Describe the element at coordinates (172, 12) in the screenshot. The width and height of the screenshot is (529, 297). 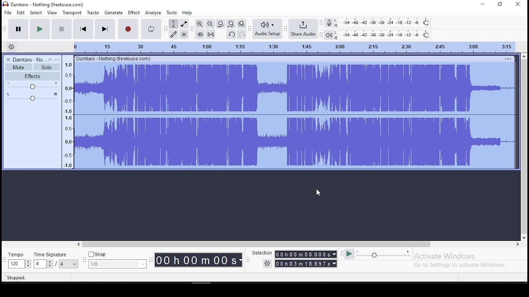
I see `tools` at that location.